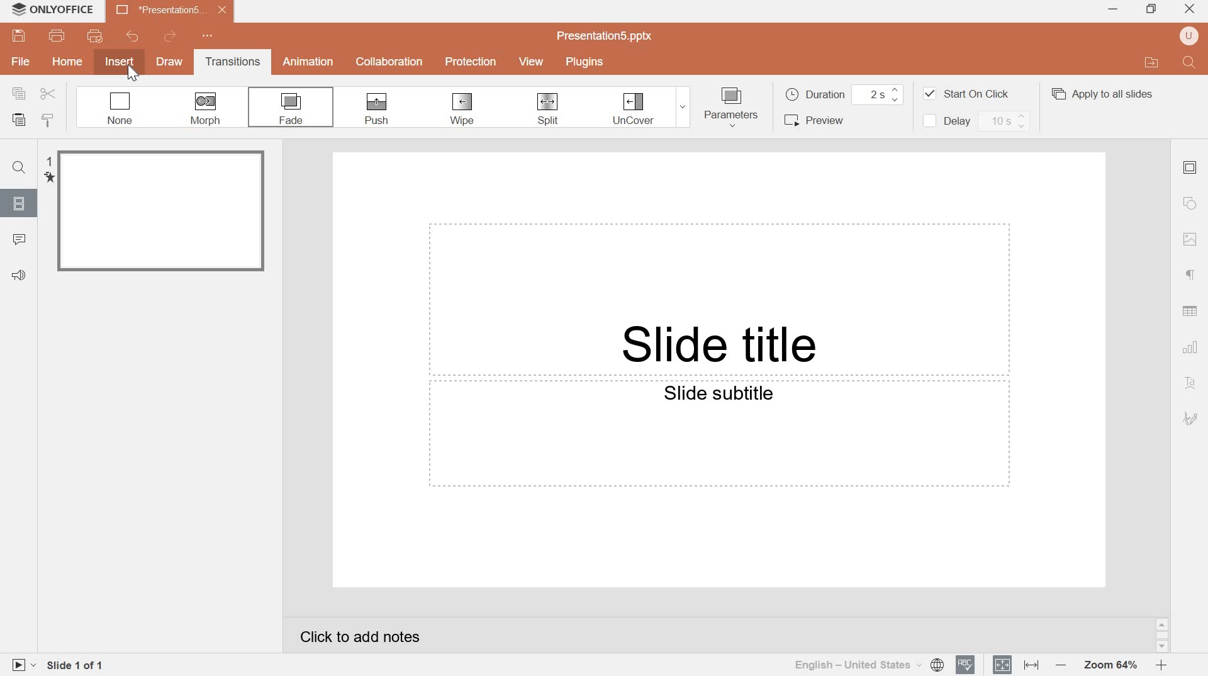  Describe the element at coordinates (17, 203) in the screenshot. I see `slides` at that location.